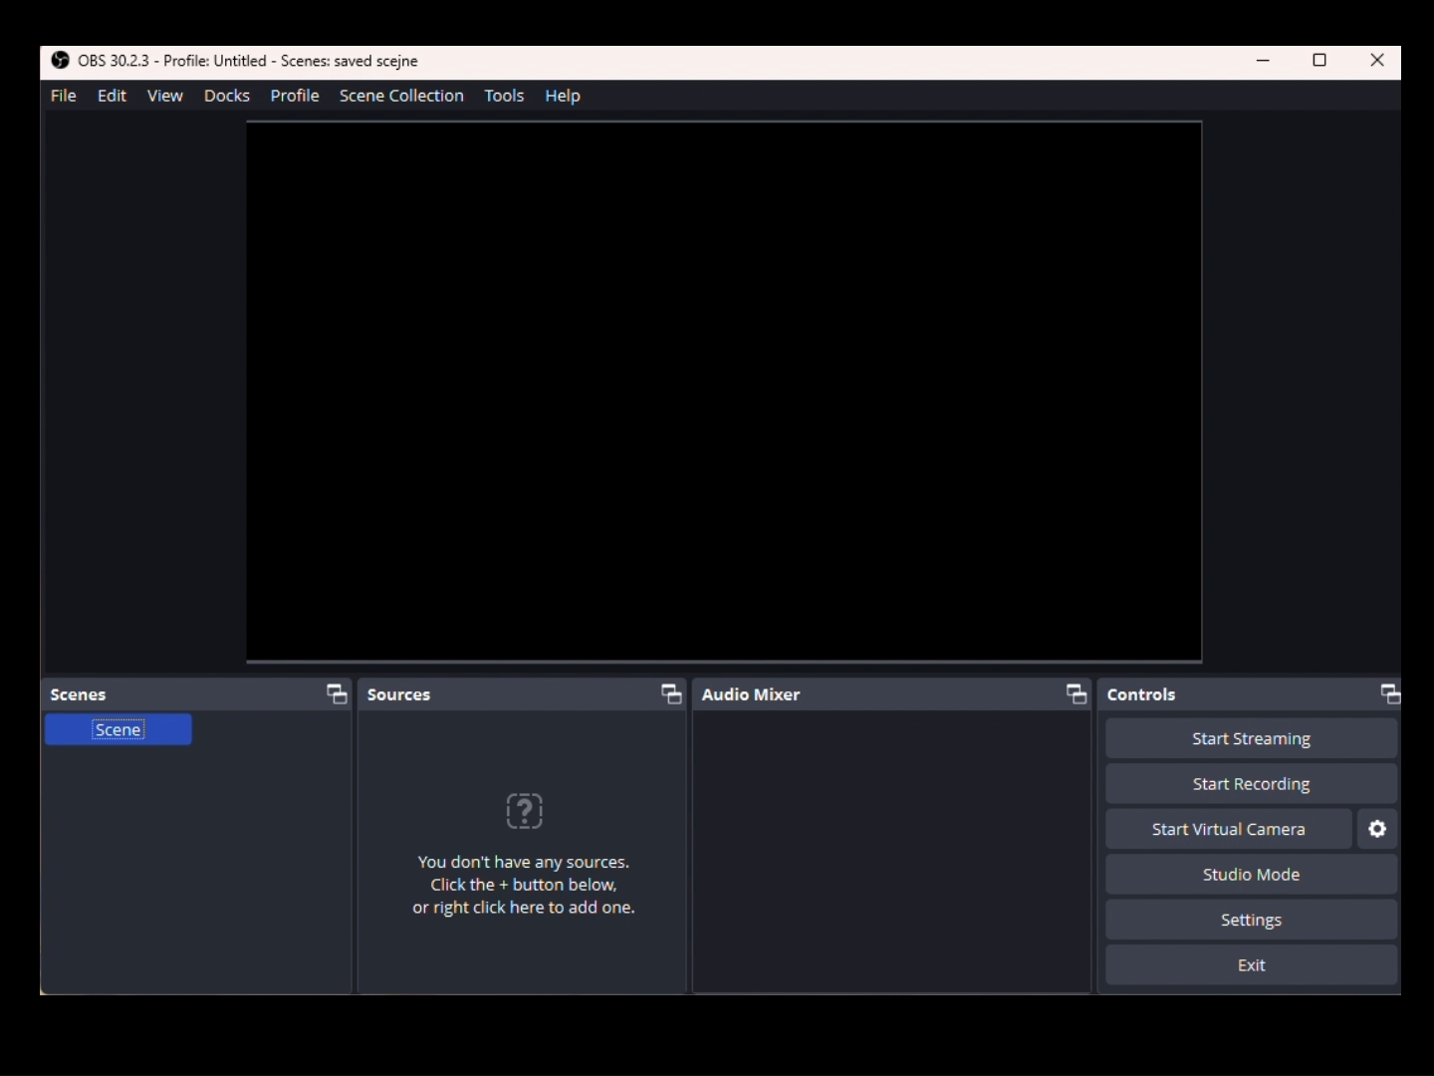  What do you see at coordinates (1253, 739) in the screenshot?
I see `Start Recording` at bounding box center [1253, 739].